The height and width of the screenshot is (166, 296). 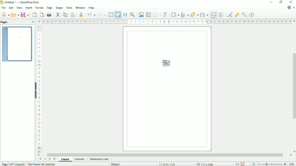 What do you see at coordinates (289, 7) in the screenshot?
I see `Update available` at bounding box center [289, 7].